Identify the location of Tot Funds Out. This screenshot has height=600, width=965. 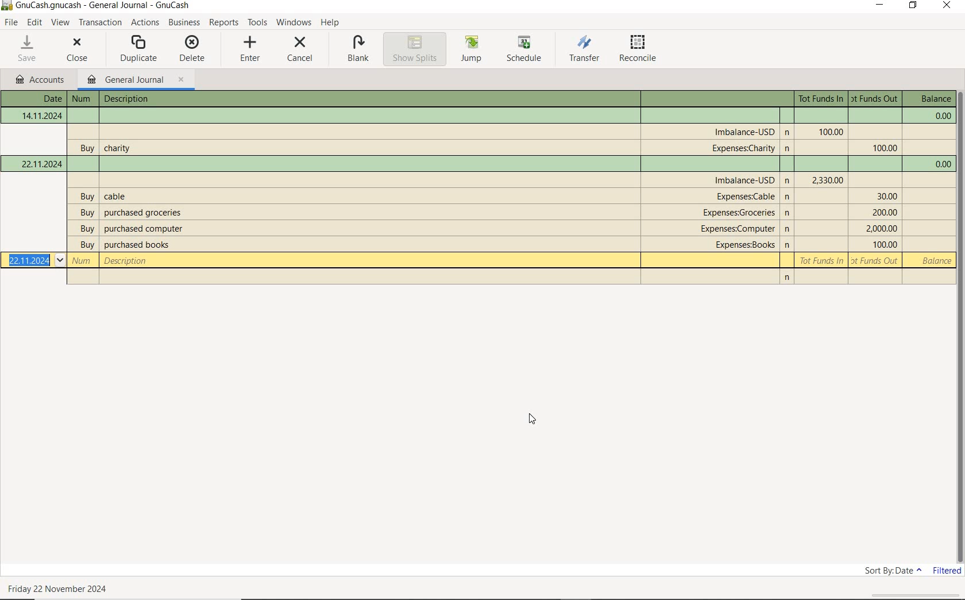
(886, 197).